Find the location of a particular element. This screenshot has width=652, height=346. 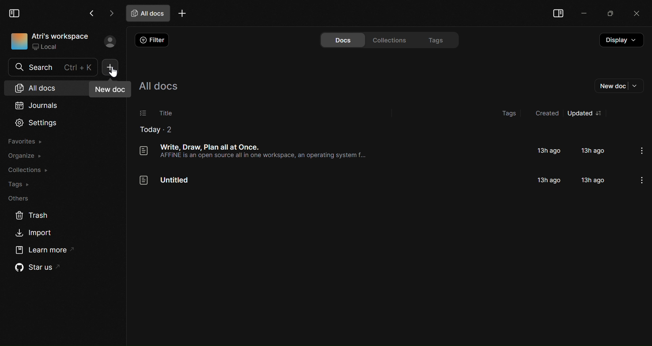

Favorites is located at coordinates (29, 141).